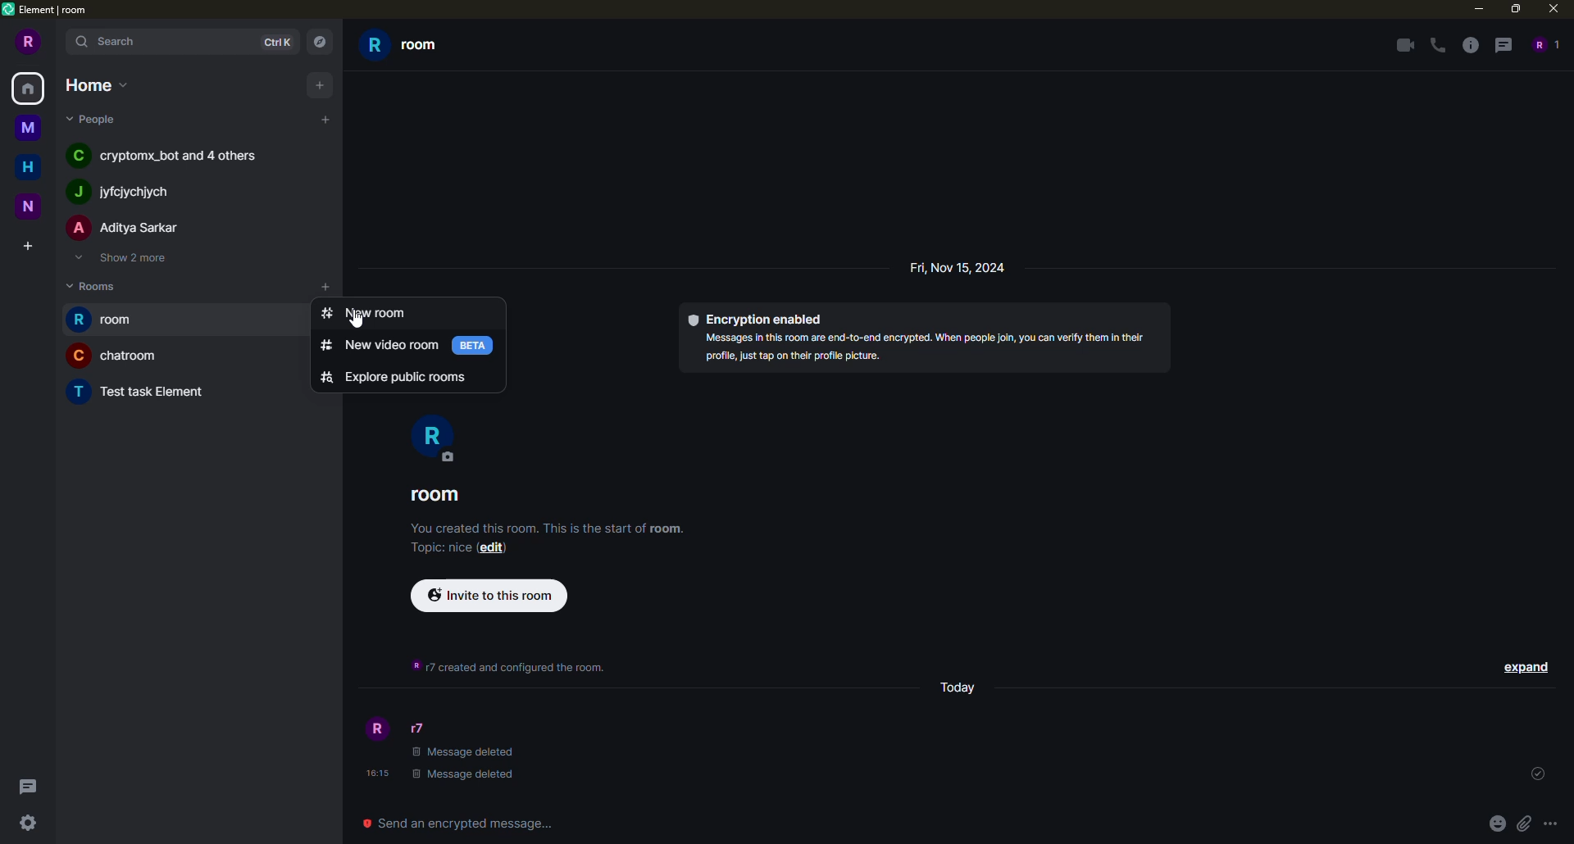 The width and height of the screenshot is (1574, 844). I want to click on space, so click(30, 126).